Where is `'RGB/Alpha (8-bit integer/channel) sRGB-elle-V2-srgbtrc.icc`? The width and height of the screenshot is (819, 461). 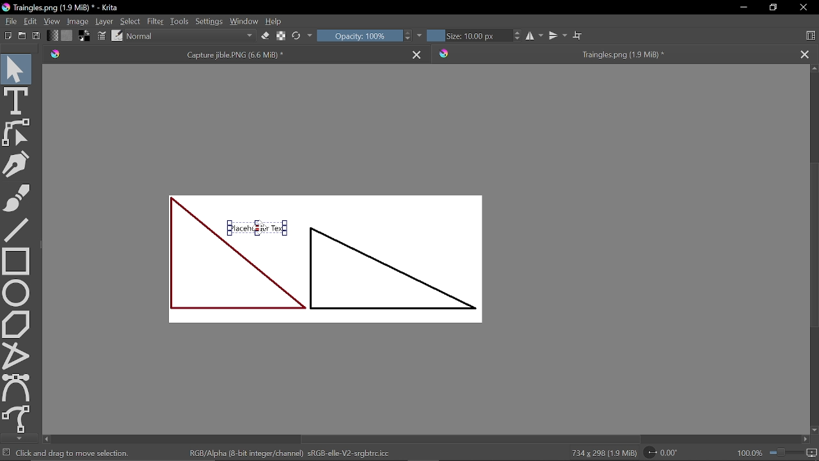 'RGB/Alpha (8-bit integer/channel) sRGB-elle-V2-srgbtrc.icc is located at coordinates (293, 453).